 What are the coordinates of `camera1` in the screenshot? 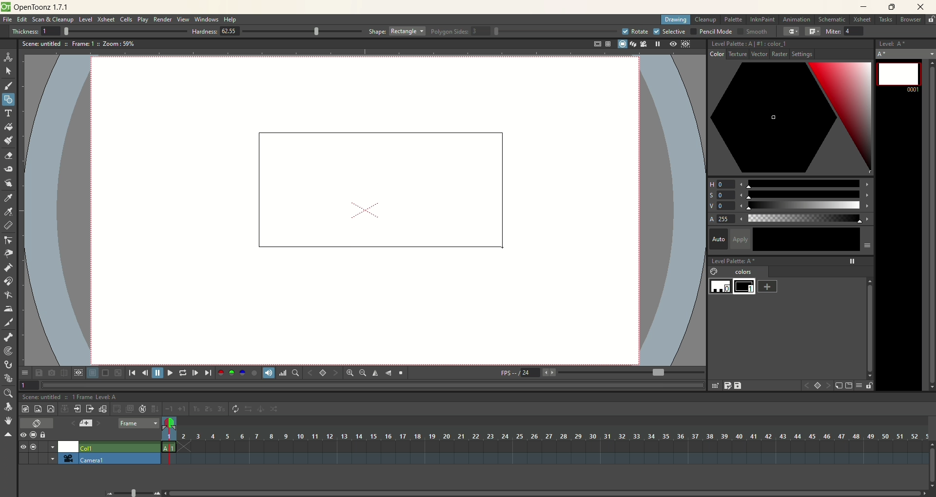 It's located at (49, 458).